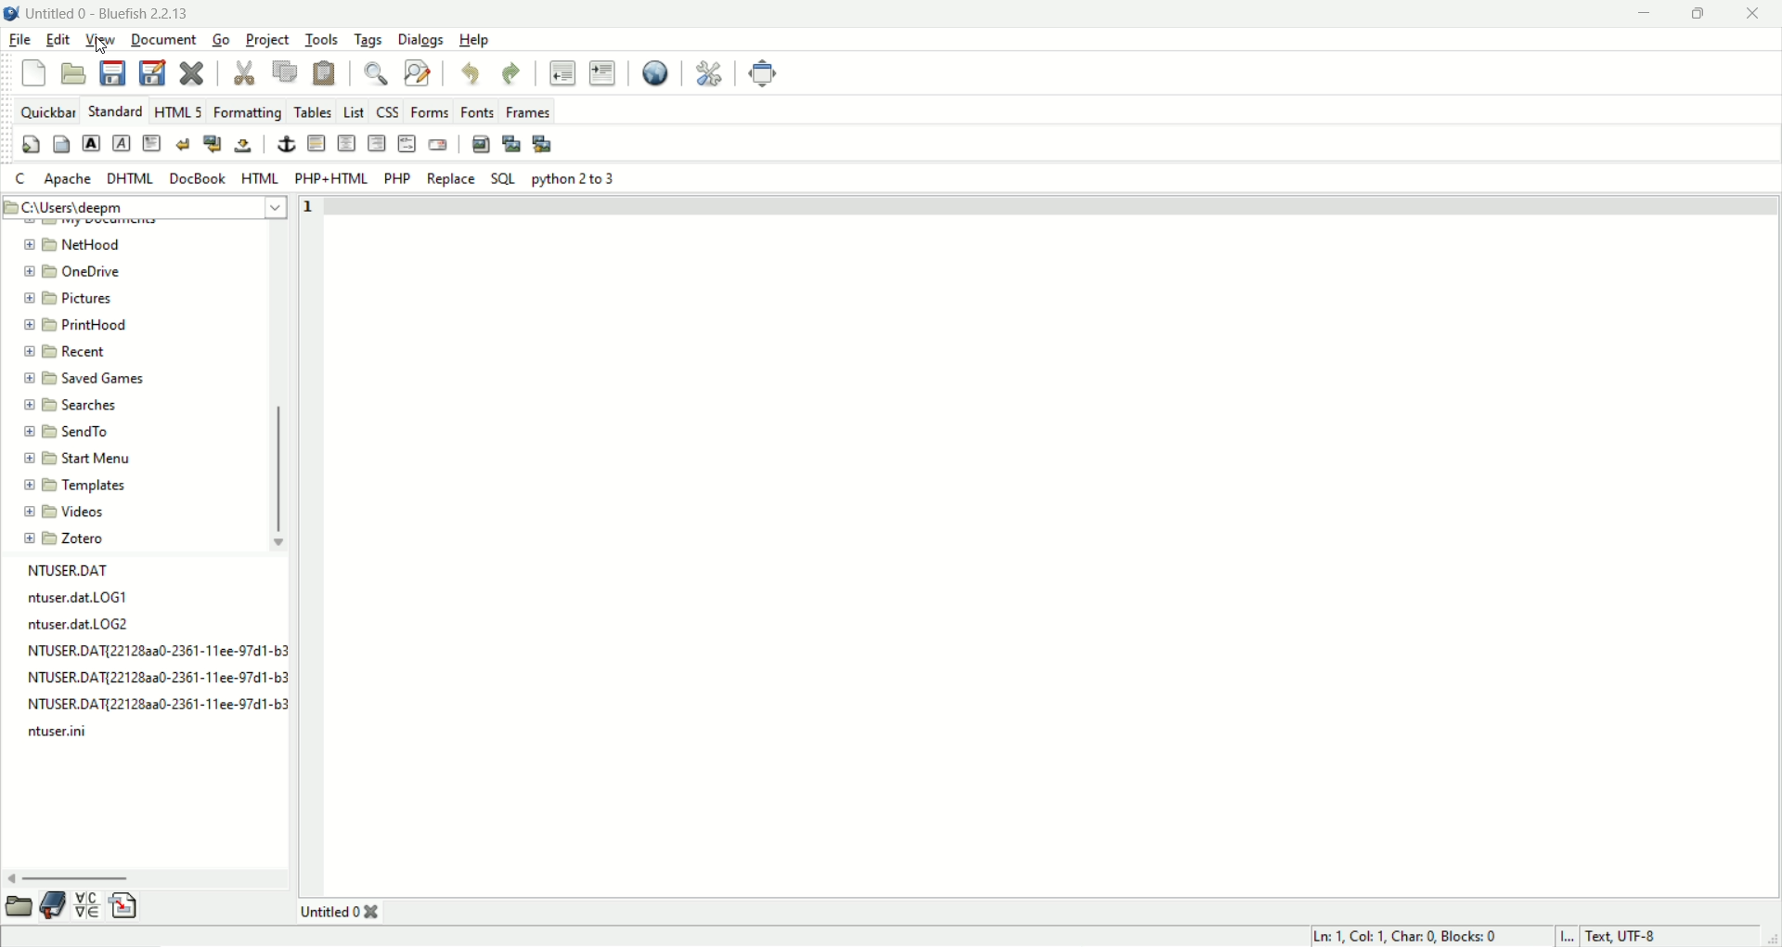 This screenshot has width=1782, height=947. Describe the element at coordinates (549, 144) in the screenshot. I see `multi-thumbnail` at that location.